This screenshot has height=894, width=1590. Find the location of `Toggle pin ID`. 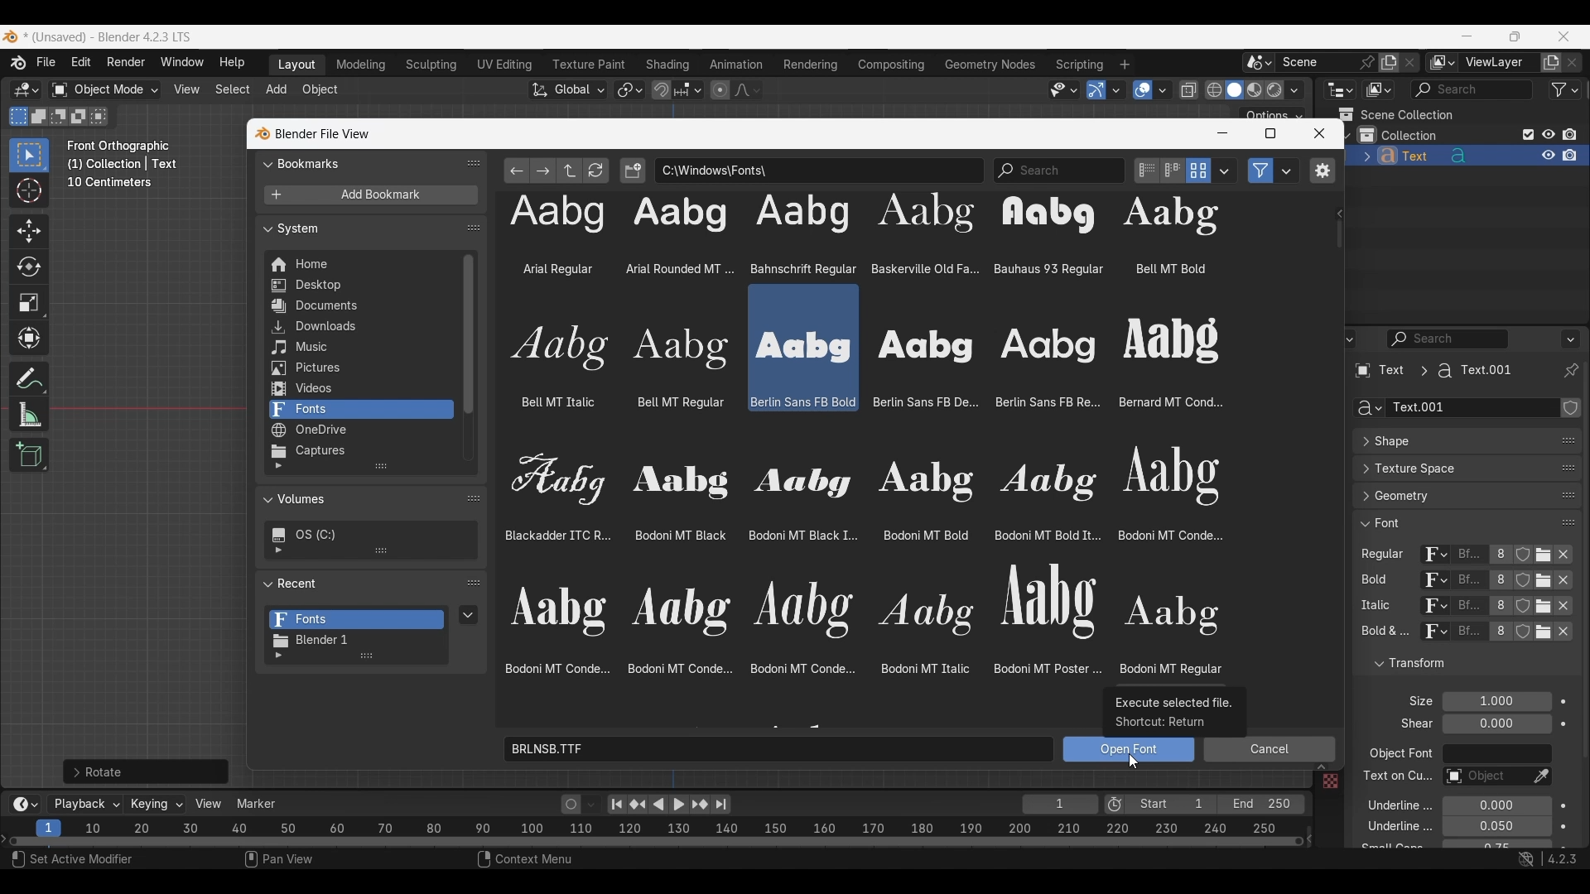

Toggle pin ID is located at coordinates (1570, 371).